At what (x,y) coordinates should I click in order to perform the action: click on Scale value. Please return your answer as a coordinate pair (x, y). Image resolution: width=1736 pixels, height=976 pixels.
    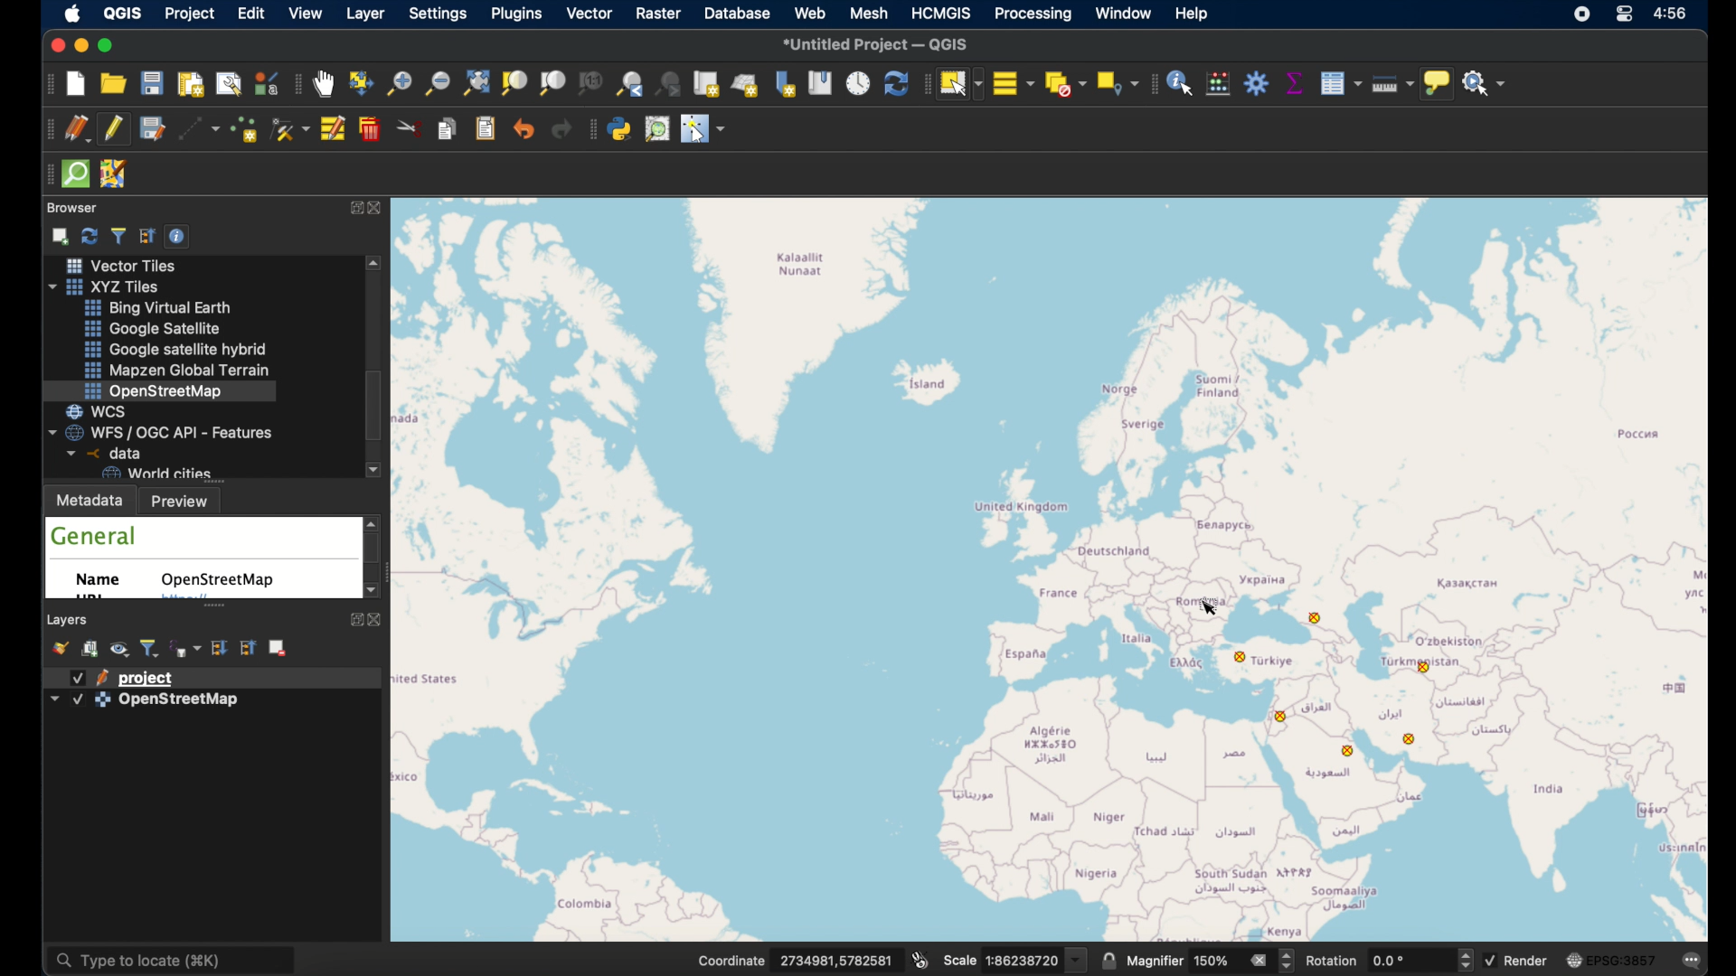
    Looking at the image, I should click on (1024, 961).